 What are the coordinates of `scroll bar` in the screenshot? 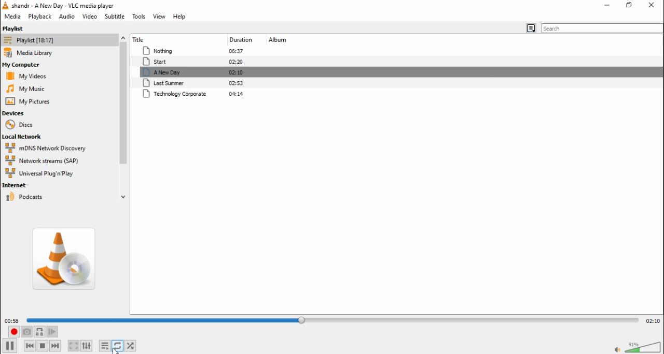 It's located at (124, 116).